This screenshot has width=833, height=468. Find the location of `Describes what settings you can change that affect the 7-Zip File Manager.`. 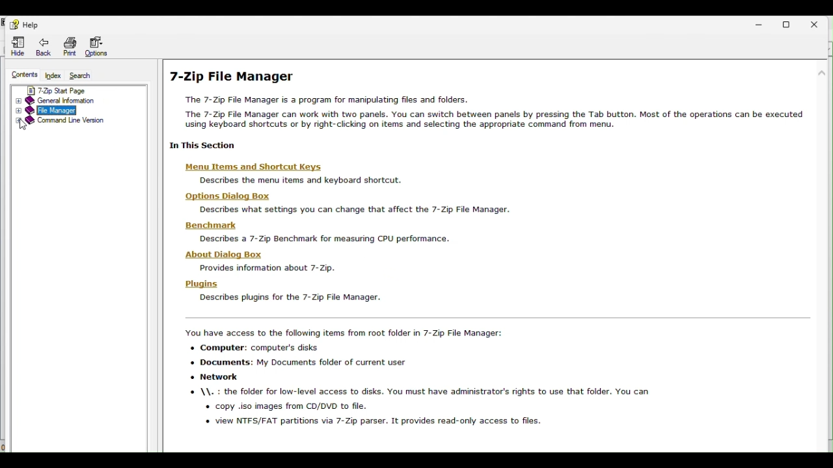

Describes what settings you can change that affect the 7-Zip File Manager. is located at coordinates (351, 210).